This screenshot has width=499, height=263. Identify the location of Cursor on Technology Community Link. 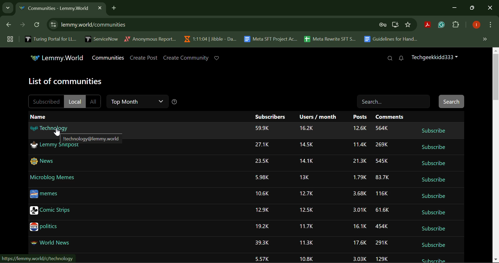
(49, 127).